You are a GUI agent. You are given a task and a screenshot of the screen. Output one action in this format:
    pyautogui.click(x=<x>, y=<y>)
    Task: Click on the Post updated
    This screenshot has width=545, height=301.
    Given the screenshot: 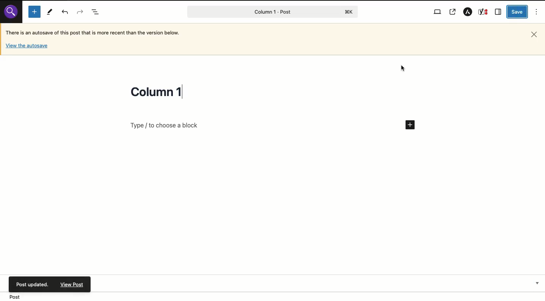 What is the action you would take?
    pyautogui.click(x=74, y=284)
    